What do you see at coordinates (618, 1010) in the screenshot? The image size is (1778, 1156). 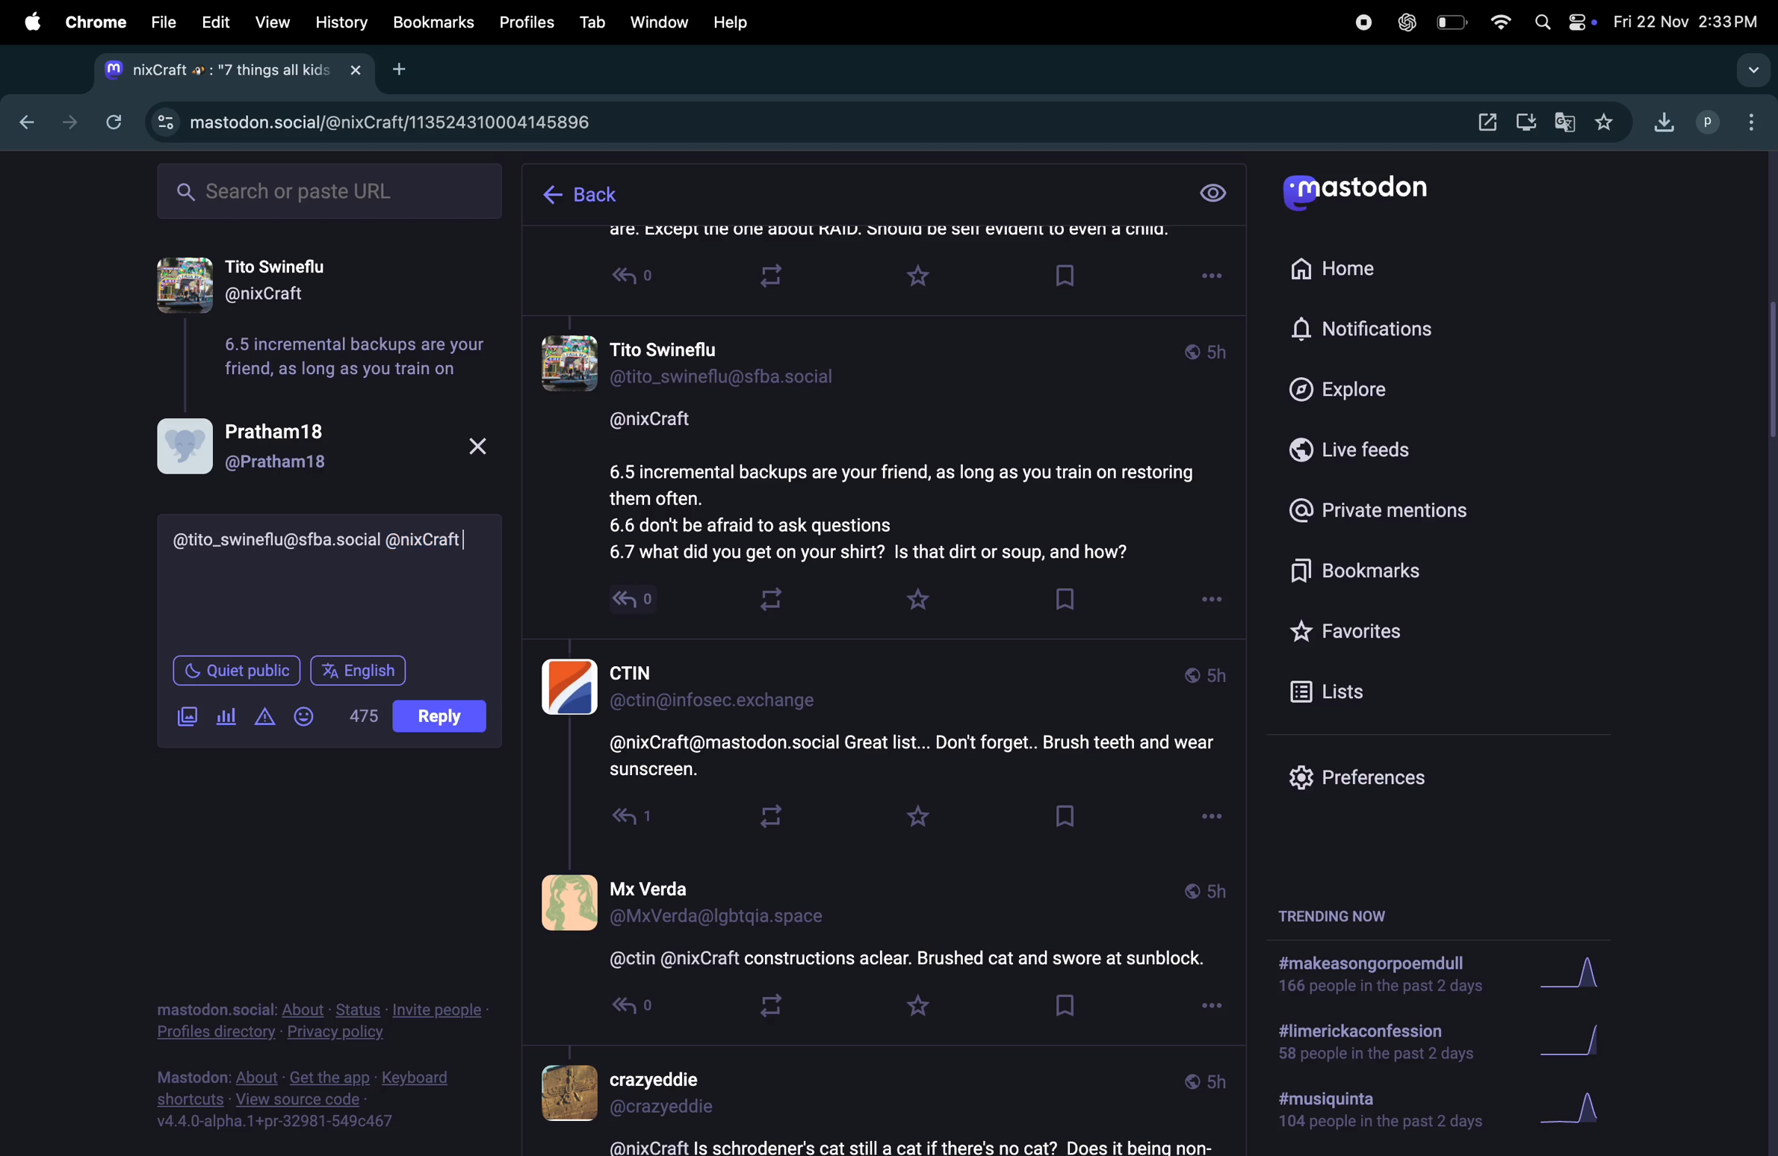 I see `Read` at bounding box center [618, 1010].